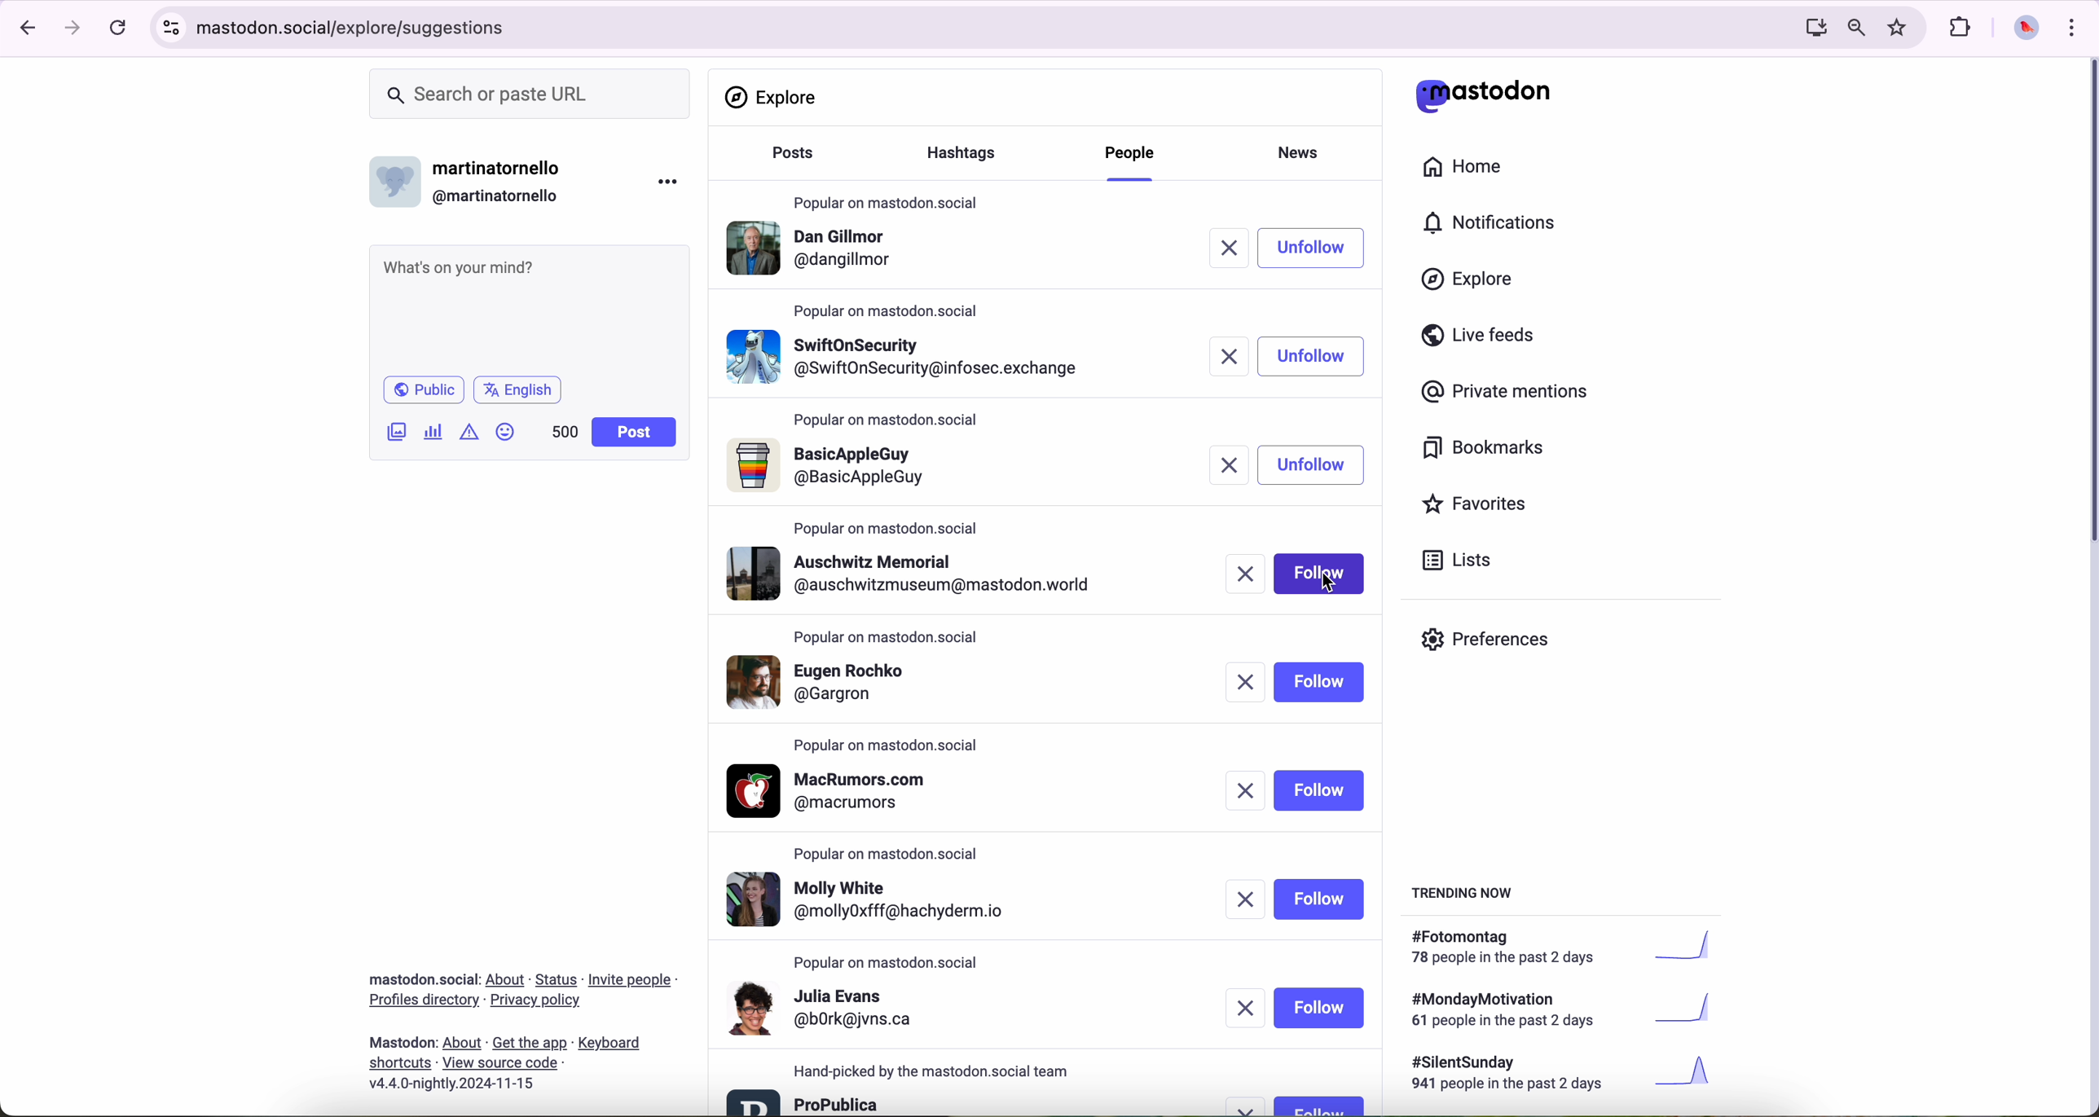 This screenshot has height=1117, width=2099. What do you see at coordinates (1322, 681) in the screenshot?
I see `follow button` at bounding box center [1322, 681].